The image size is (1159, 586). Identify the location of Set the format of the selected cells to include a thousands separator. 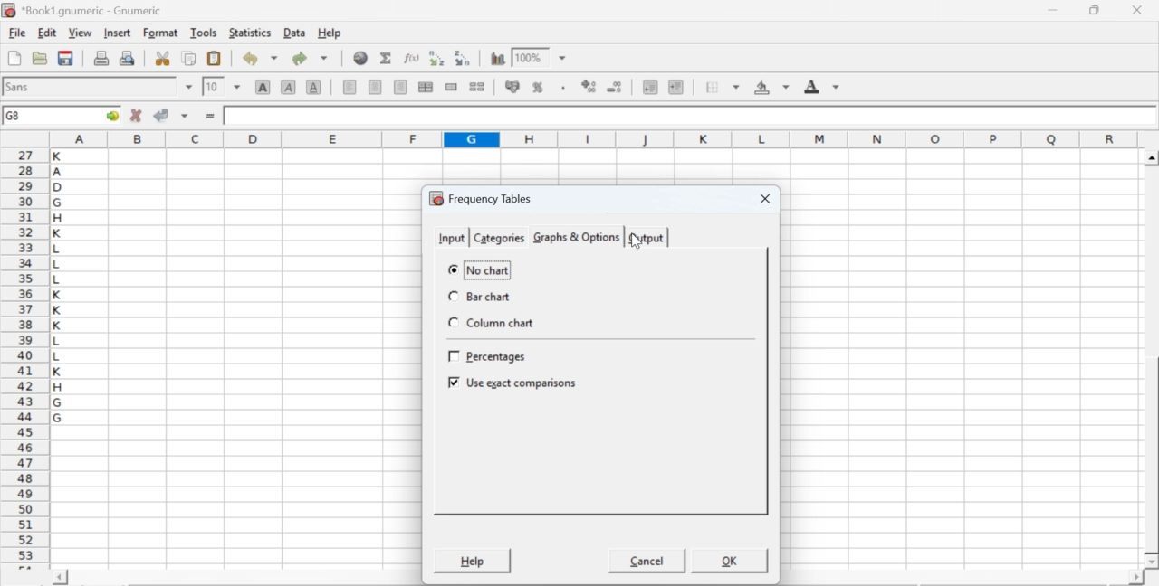
(561, 88).